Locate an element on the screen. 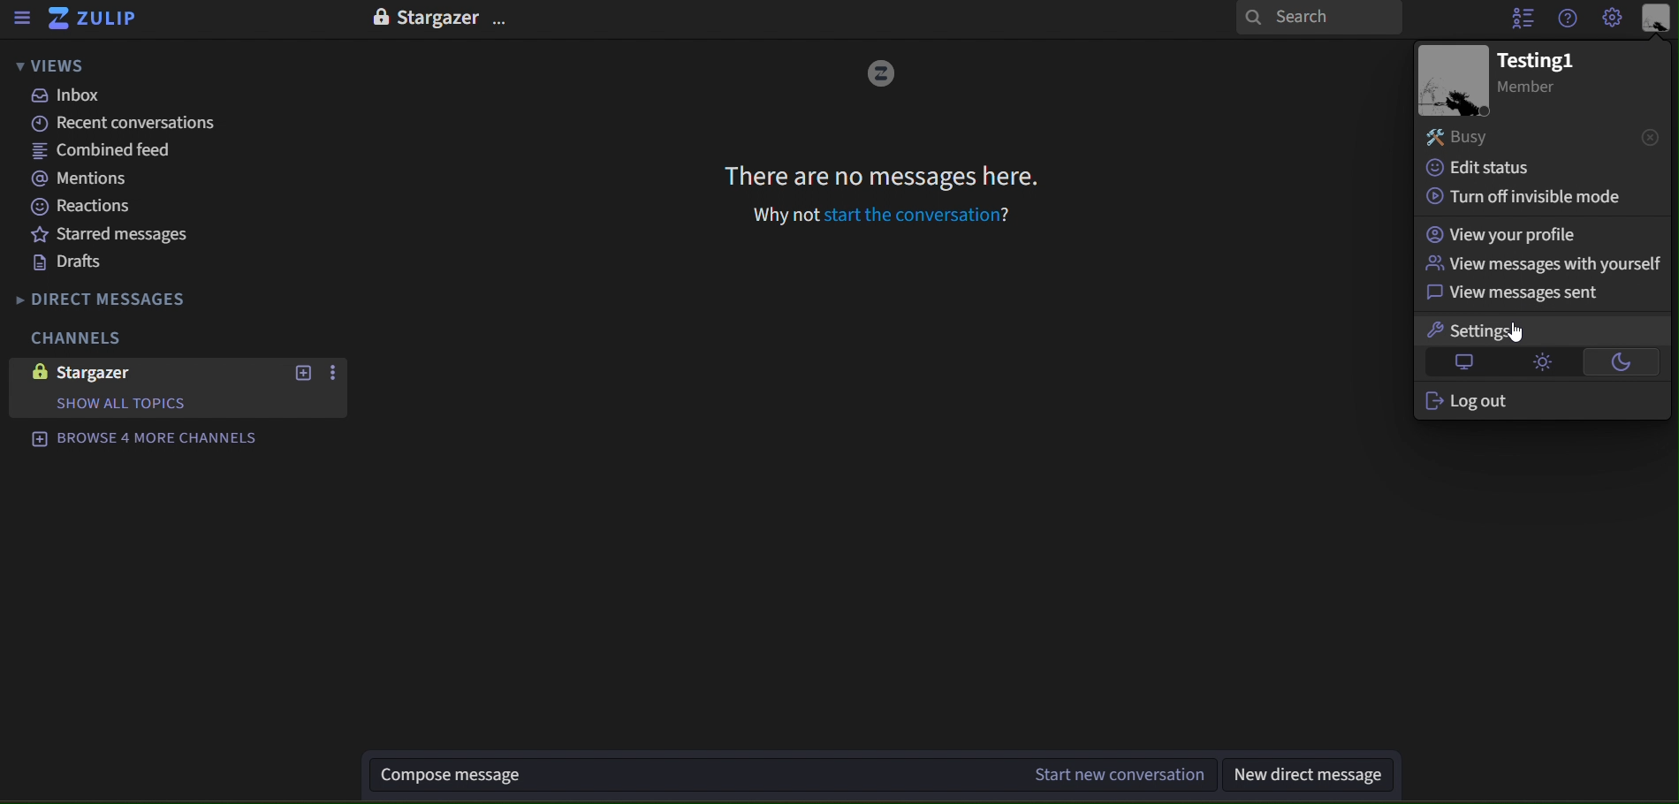 Image resolution: width=1679 pixels, height=804 pixels. settings is located at coordinates (1477, 332).